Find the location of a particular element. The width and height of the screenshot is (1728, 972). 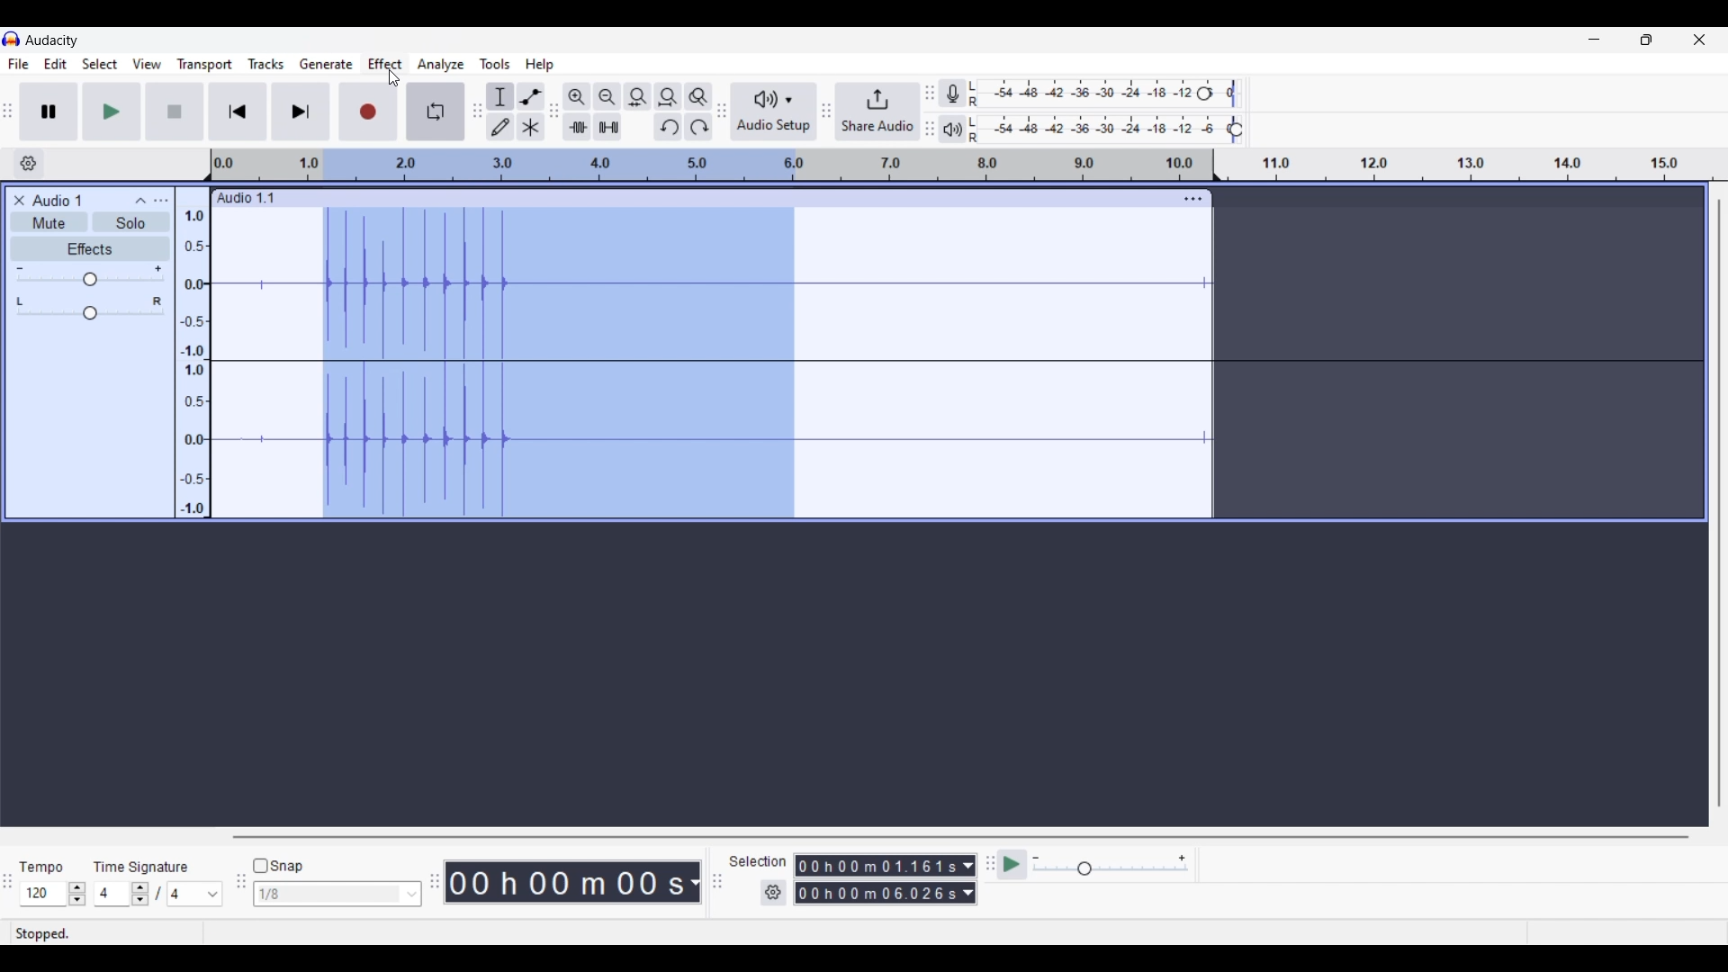

Fit selection to width is located at coordinates (637, 96).